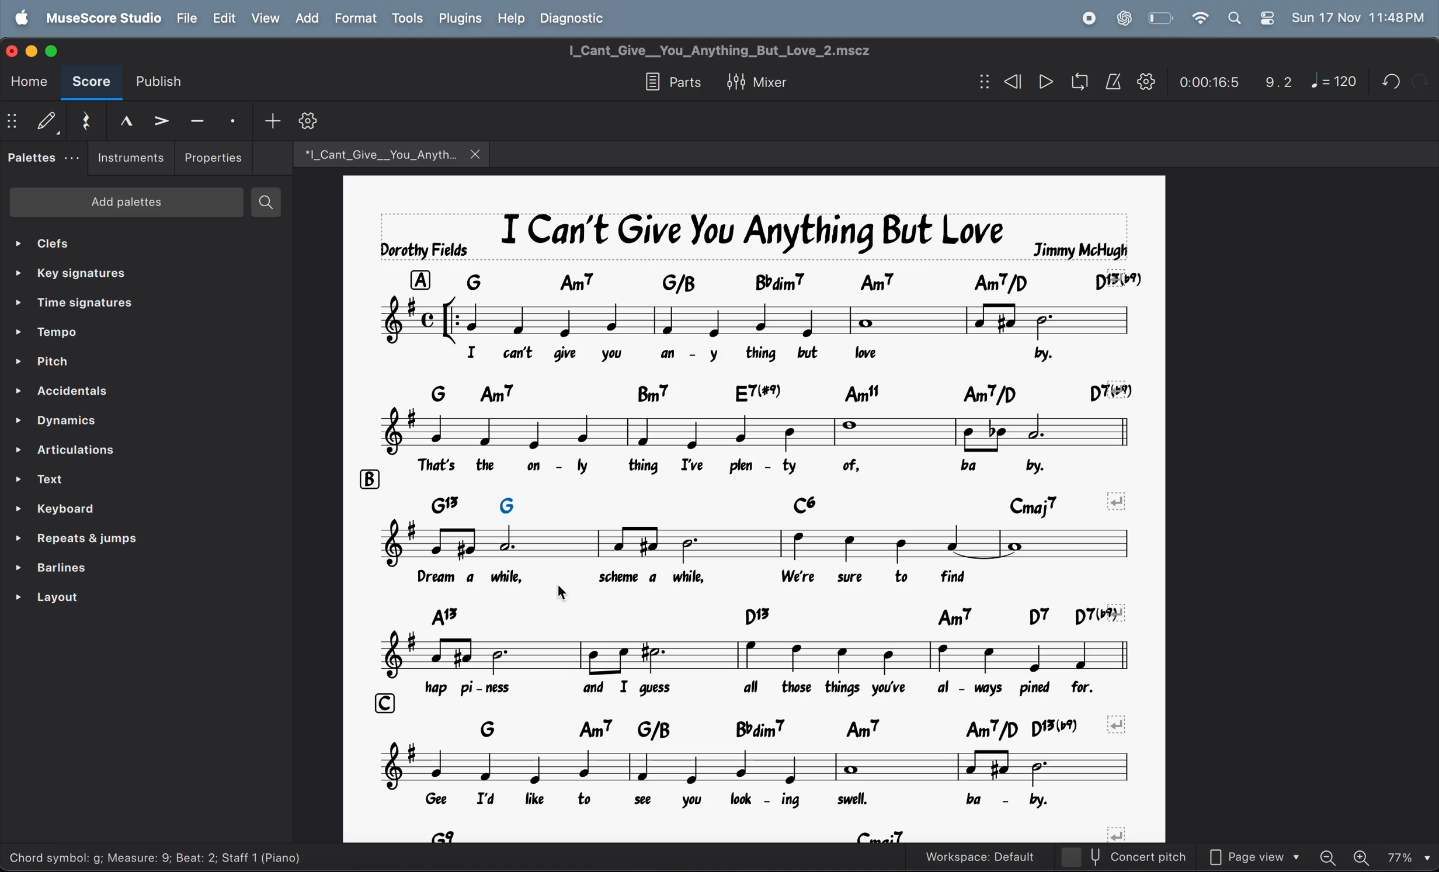  I want to click on tenuto, so click(201, 120).